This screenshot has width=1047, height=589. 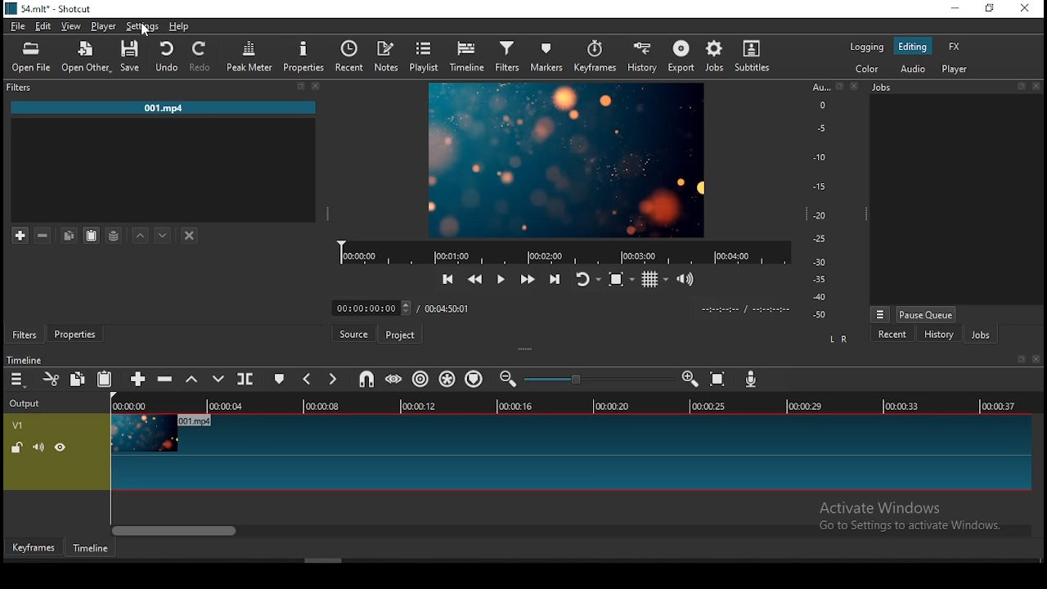 I want to click on output, so click(x=27, y=404).